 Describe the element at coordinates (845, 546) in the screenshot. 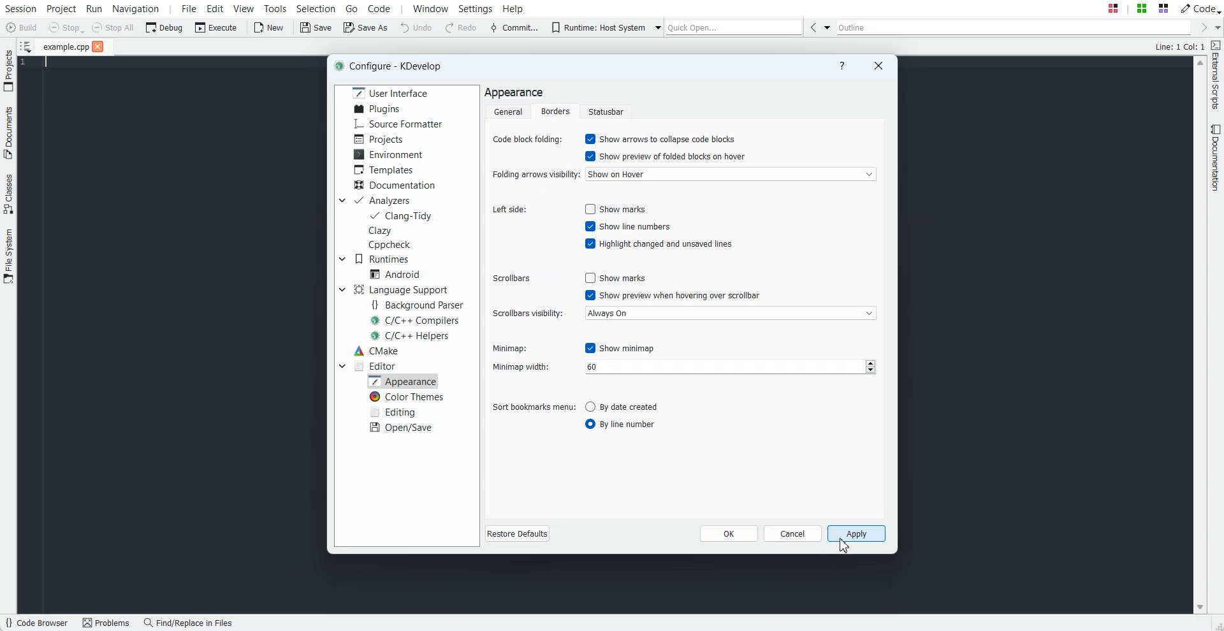

I see `Cursor` at that location.